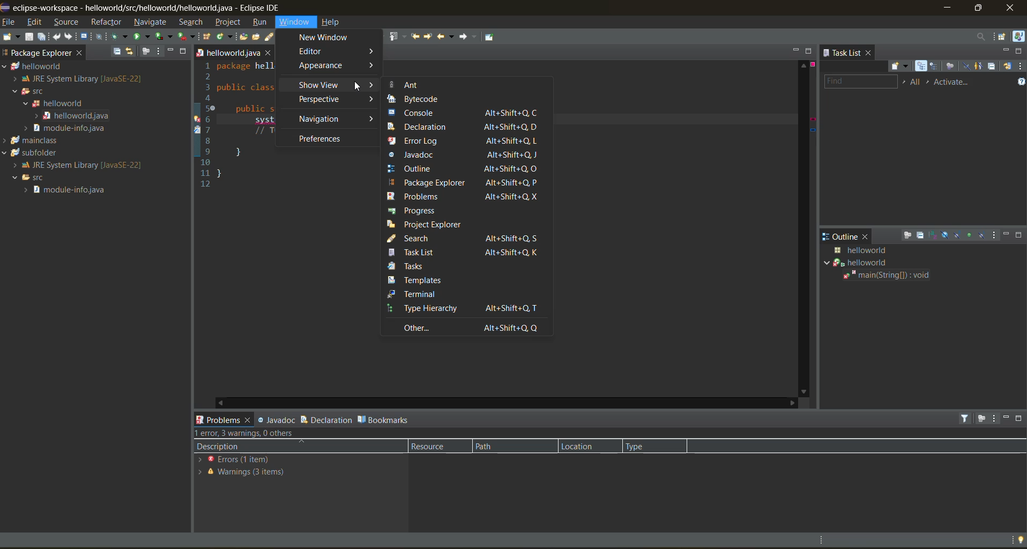  Describe the element at coordinates (465, 125) in the screenshot. I see `declaration` at that location.